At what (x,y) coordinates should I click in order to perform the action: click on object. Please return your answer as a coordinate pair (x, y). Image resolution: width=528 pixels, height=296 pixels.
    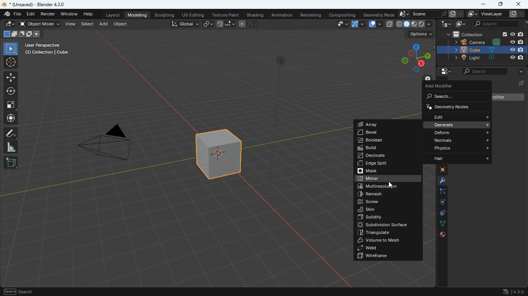
    Looking at the image, I should click on (121, 25).